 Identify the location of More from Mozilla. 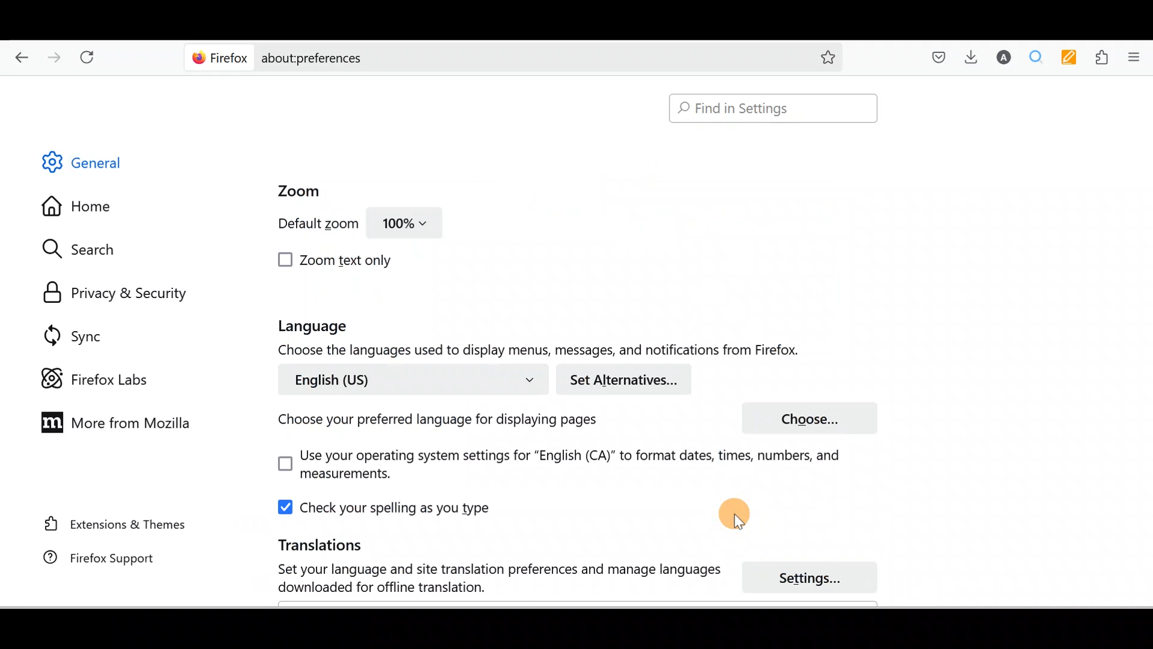
(112, 421).